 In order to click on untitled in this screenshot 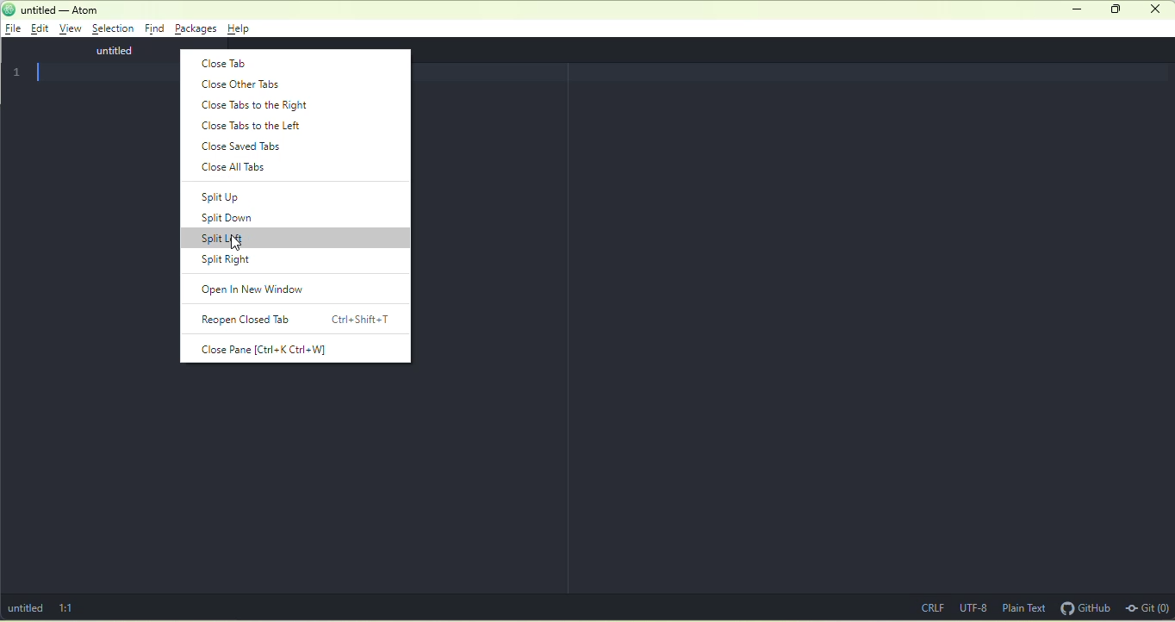, I will do `click(25, 608)`.